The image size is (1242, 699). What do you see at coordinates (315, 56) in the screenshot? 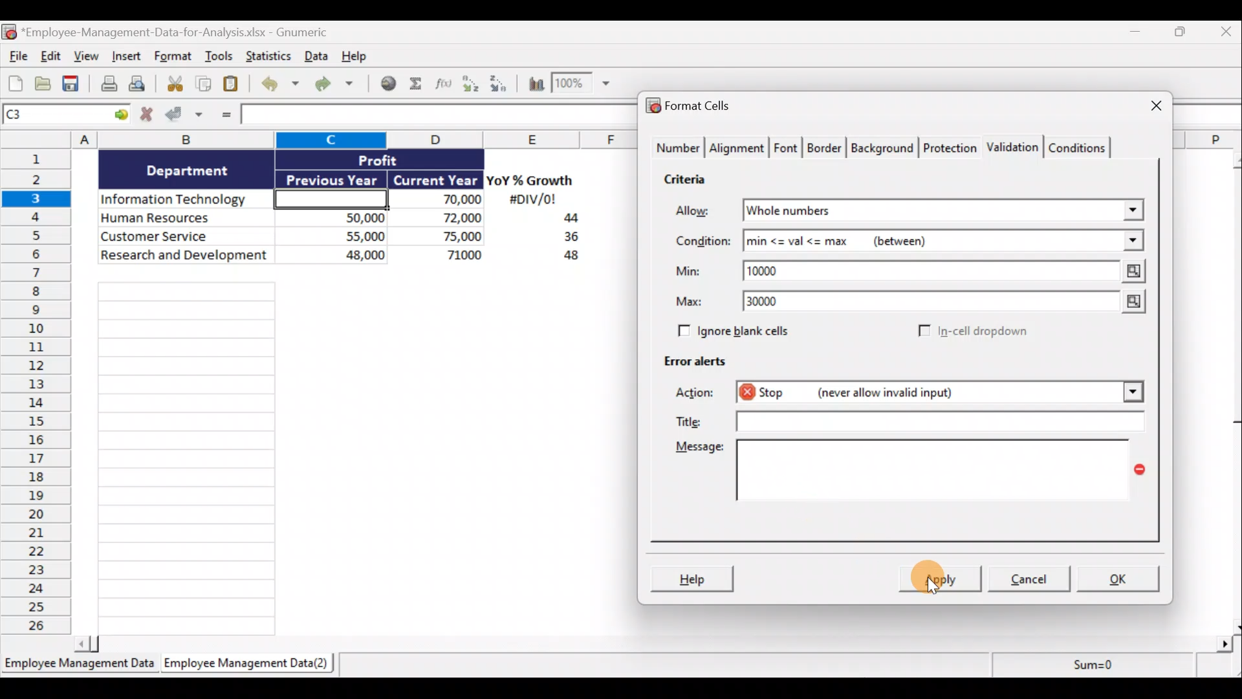
I see `Data` at bounding box center [315, 56].